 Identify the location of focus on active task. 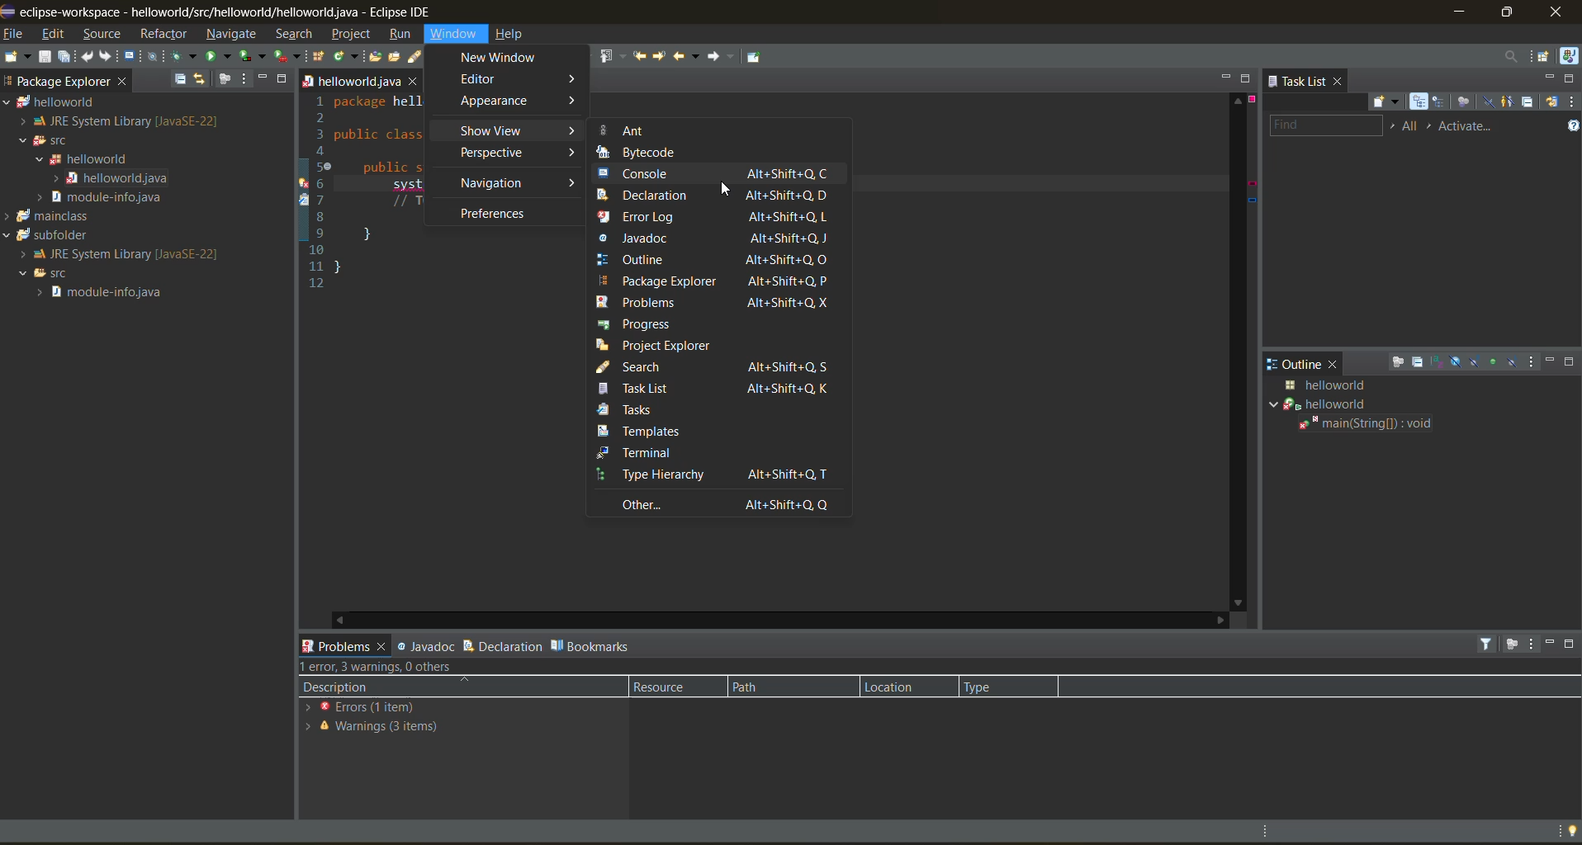
(227, 78).